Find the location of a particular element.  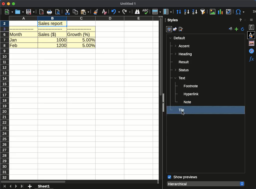

previous sheet is located at coordinates (10, 186).